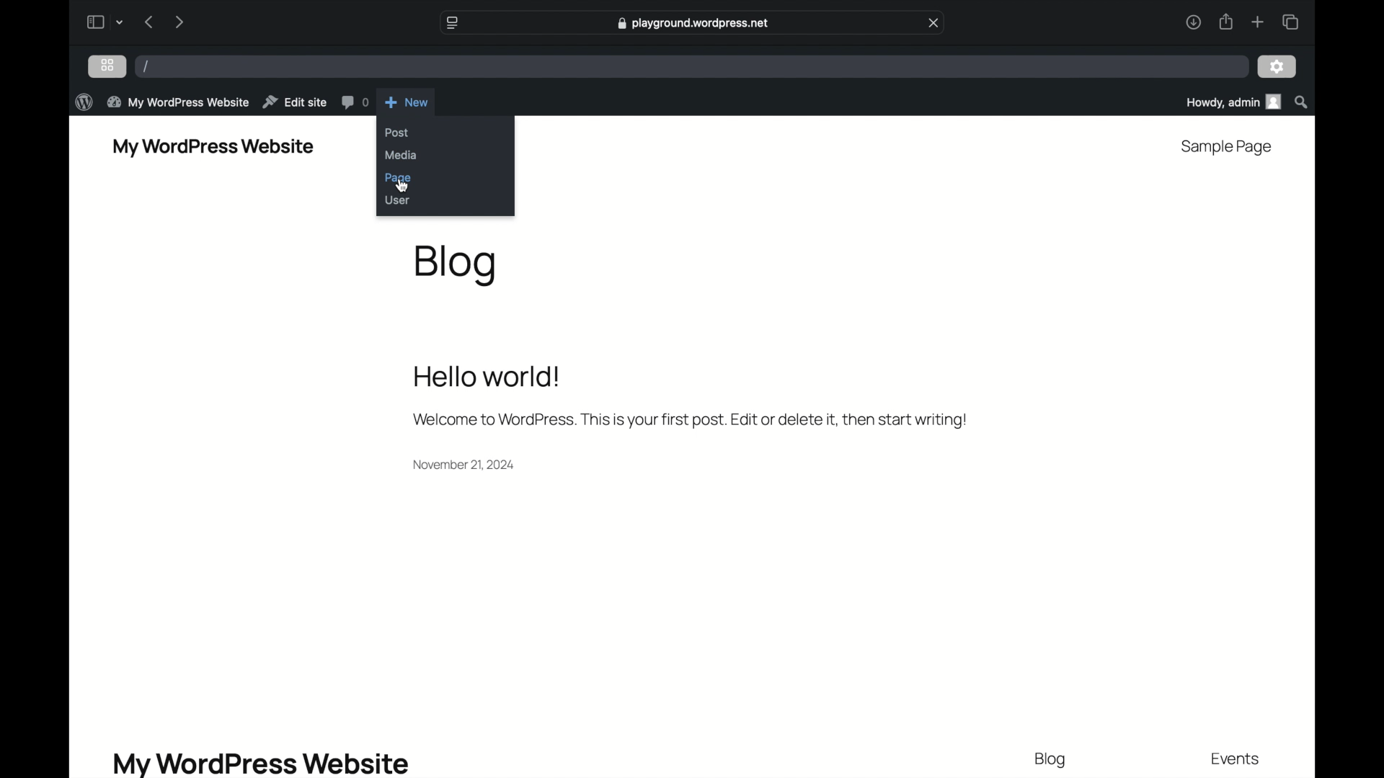  Describe the element at coordinates (1301, 102) in the screenshot. I see `search` at that location.